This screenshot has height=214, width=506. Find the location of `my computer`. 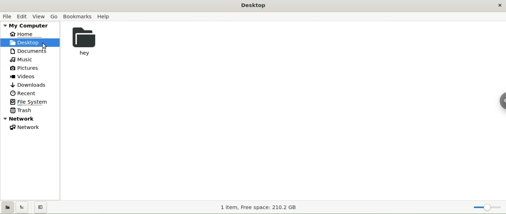

my computer is located at coordinates (28, 26).